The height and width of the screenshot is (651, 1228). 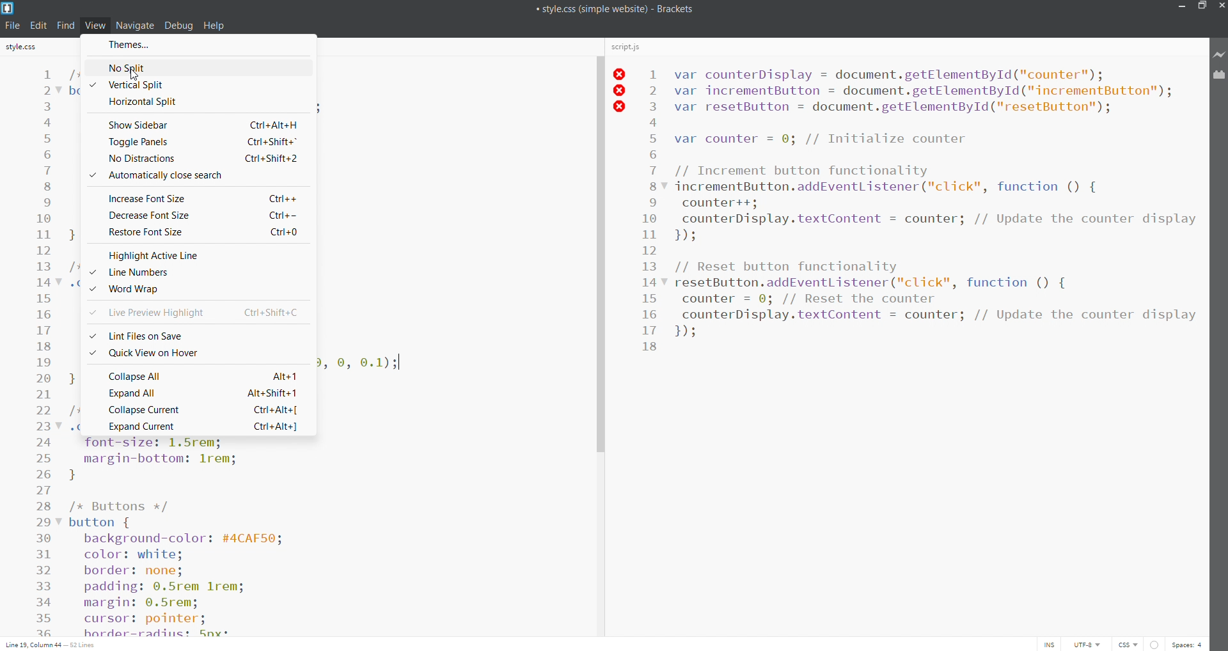 I want to click on live preview highlights, so click(x=196, y=311).